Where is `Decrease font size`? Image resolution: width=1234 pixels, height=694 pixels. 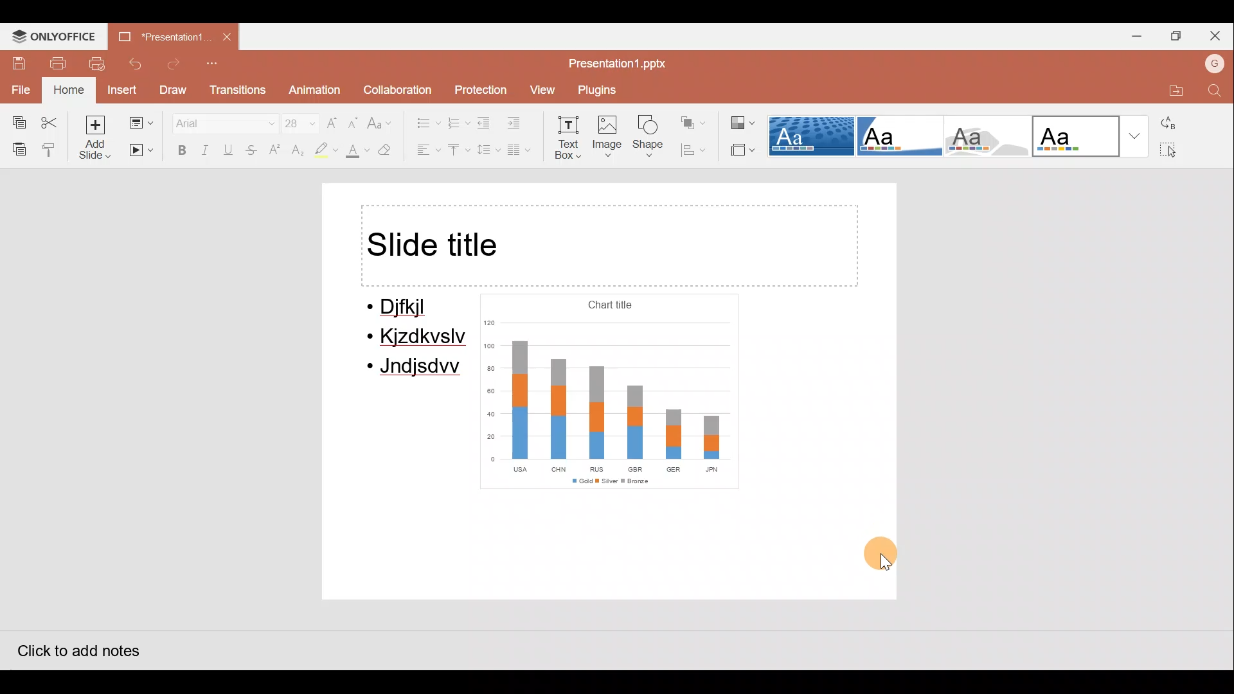
Decrease font size is located at coordinates (352, 121).